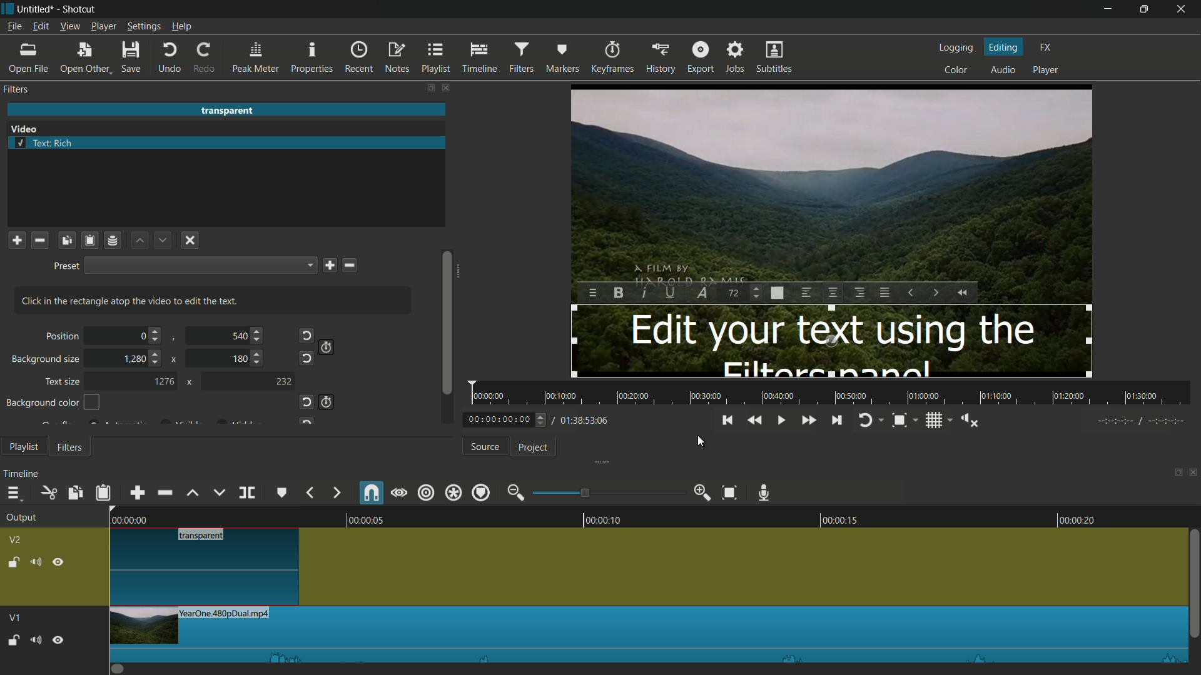 This screenshot has width=1201, height=675. What do you see at coordinates (256, 58) in the screenshot?
I see `peak meter` at bounding box center [256, 58].